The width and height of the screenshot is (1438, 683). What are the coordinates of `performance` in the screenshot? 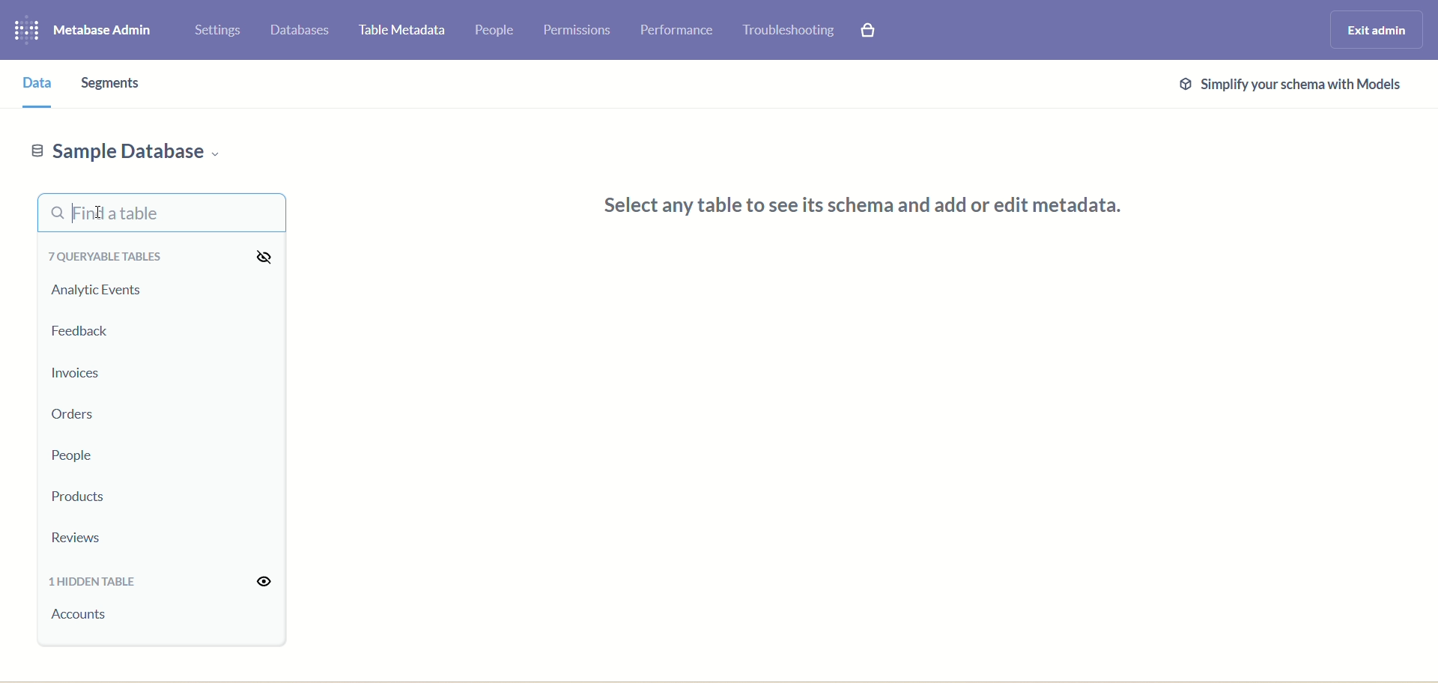 It's located at (679, 31).